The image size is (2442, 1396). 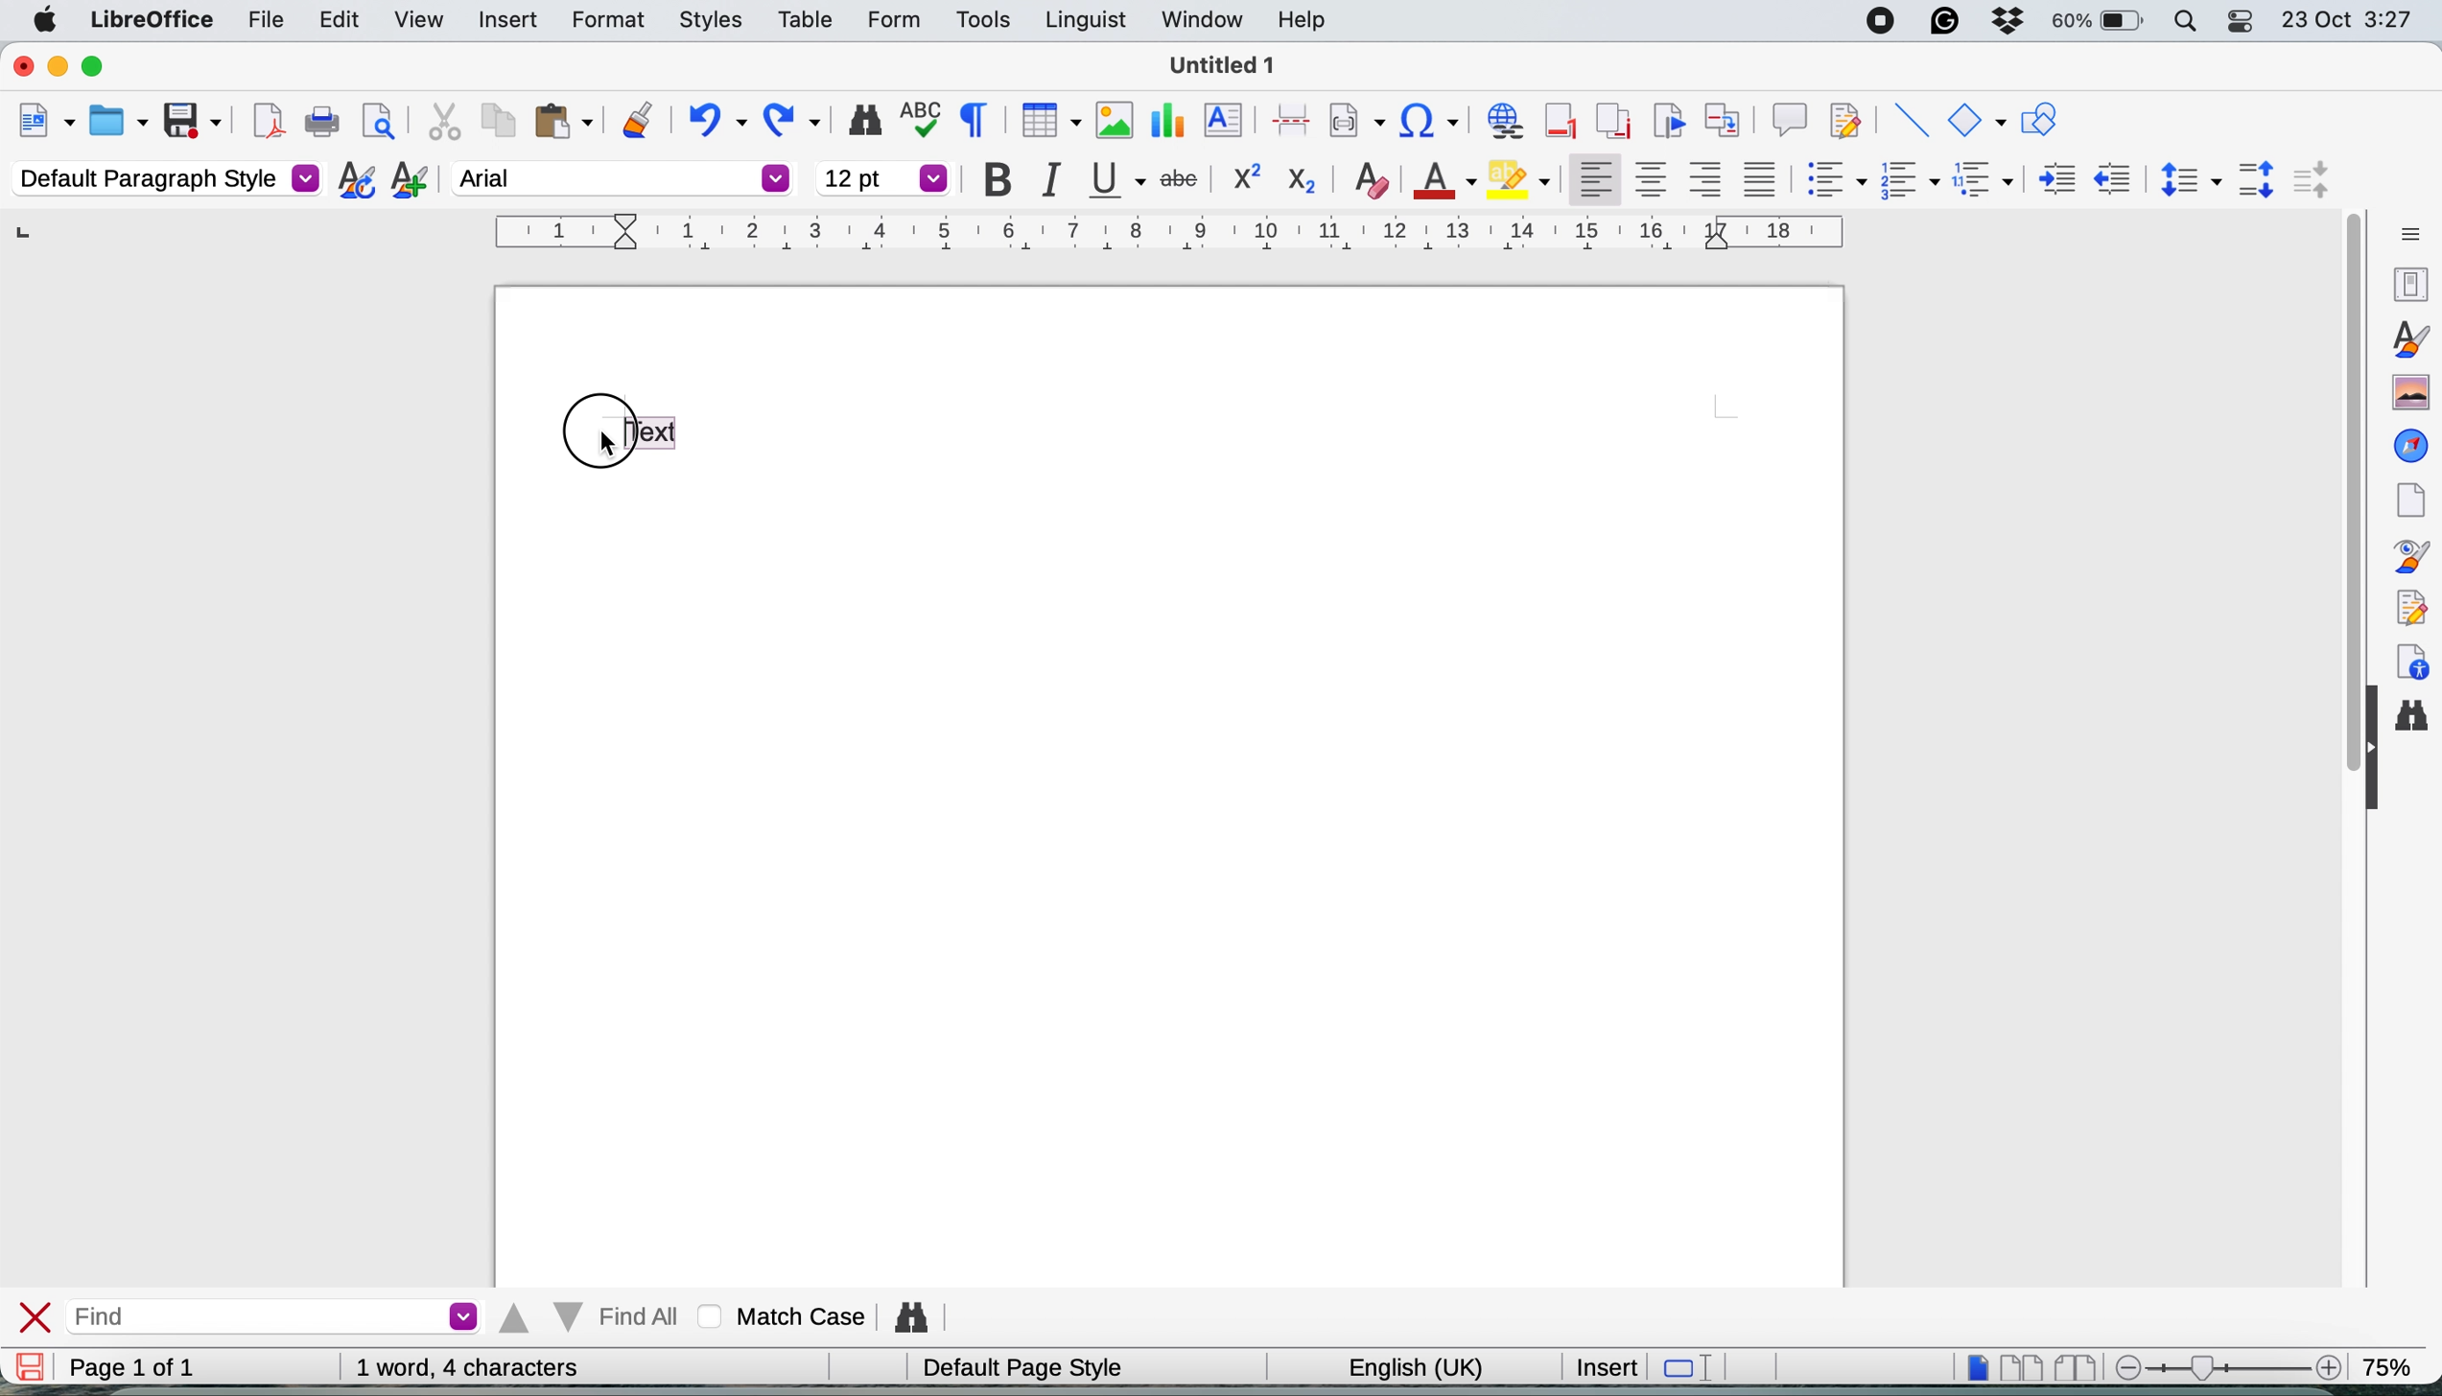 What do you see at coordinates (1968, 1366) in the screenshot?
I see `single page view` at bounding box center [1968, 1366].